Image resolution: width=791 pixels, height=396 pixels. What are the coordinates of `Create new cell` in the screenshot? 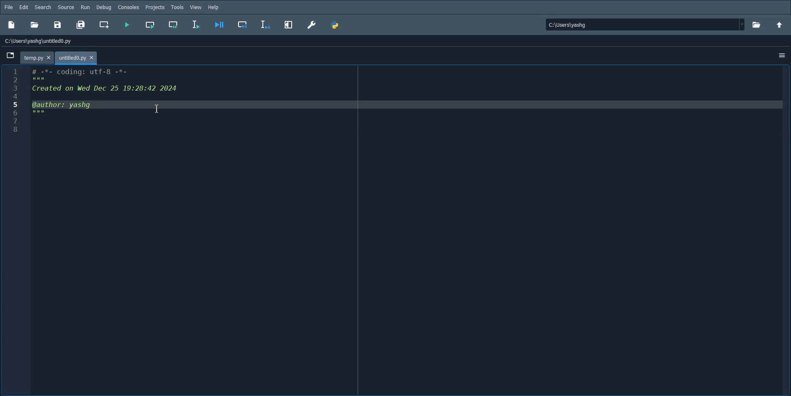 It's located at (103, 25).